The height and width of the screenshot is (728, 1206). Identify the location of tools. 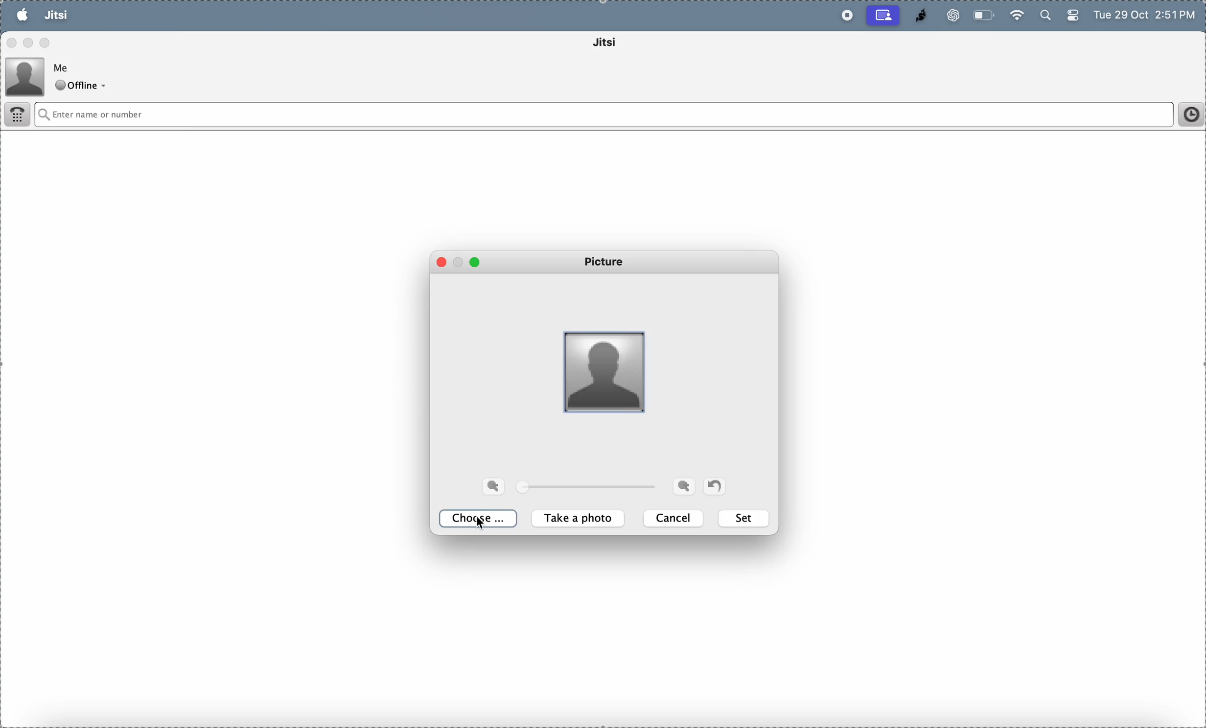
(133, 16).